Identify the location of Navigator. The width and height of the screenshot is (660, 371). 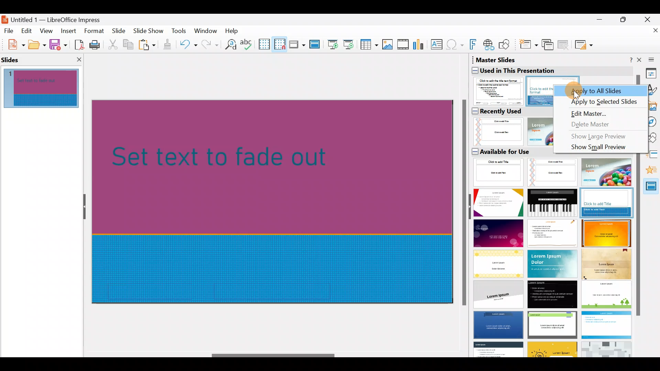
(650, 122).